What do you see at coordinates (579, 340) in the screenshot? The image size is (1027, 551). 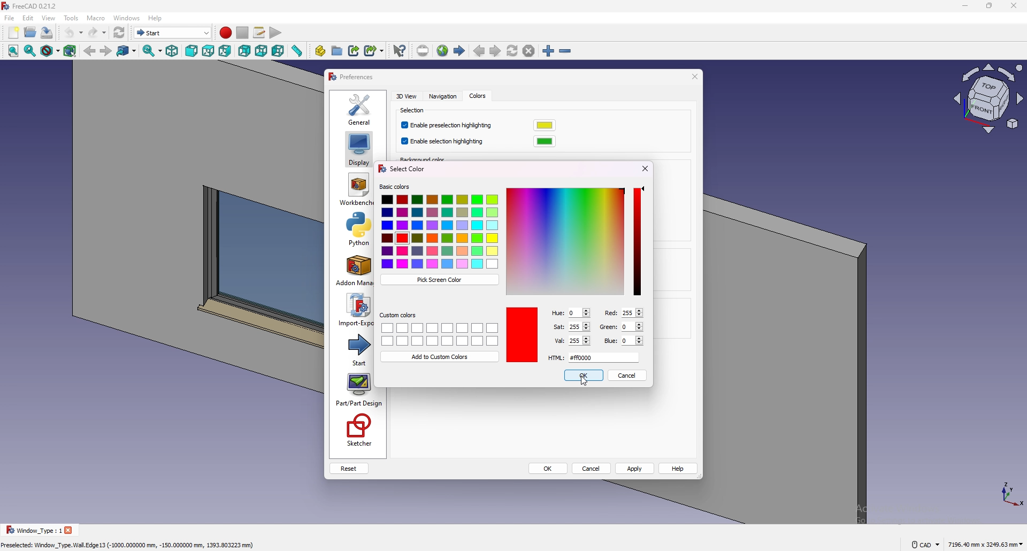 I see `101%` at bounding box center [579, 340].